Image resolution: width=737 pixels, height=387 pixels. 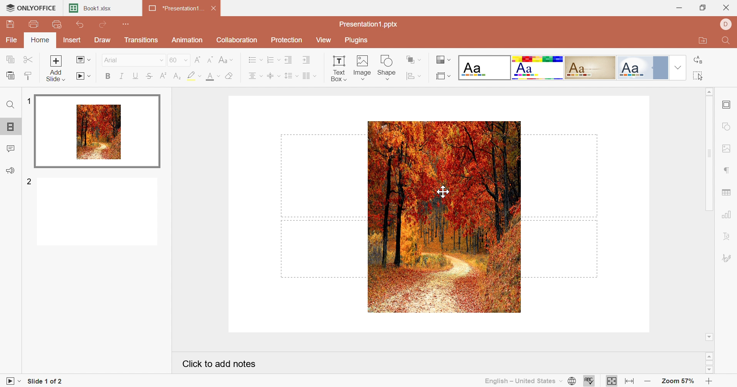 What do you see at coordinates (678, 68) in the screenshot?
I see `Drop Down` at bounding box center [678, 68].